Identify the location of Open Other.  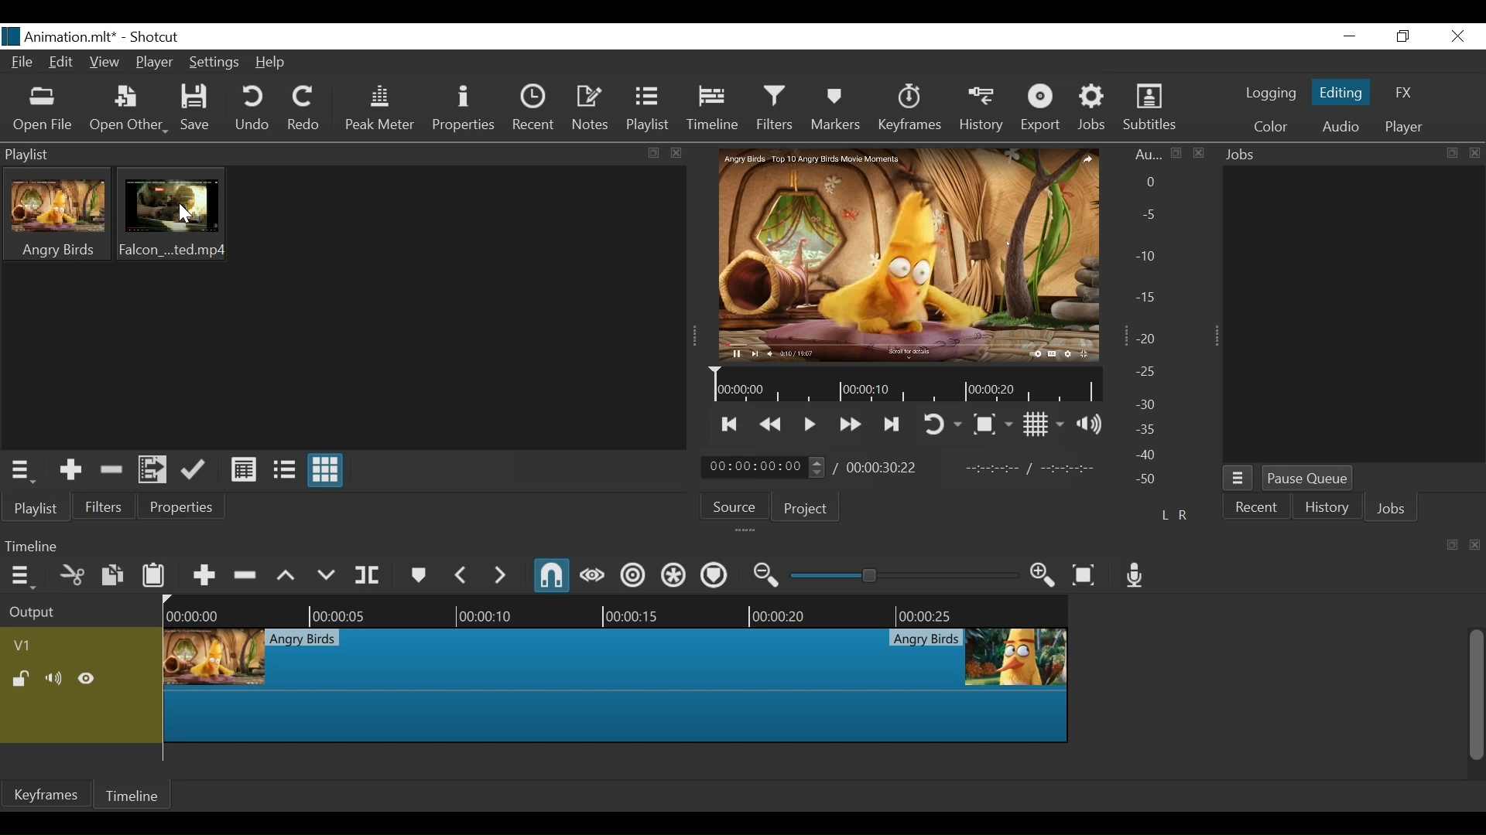
(128, 111).